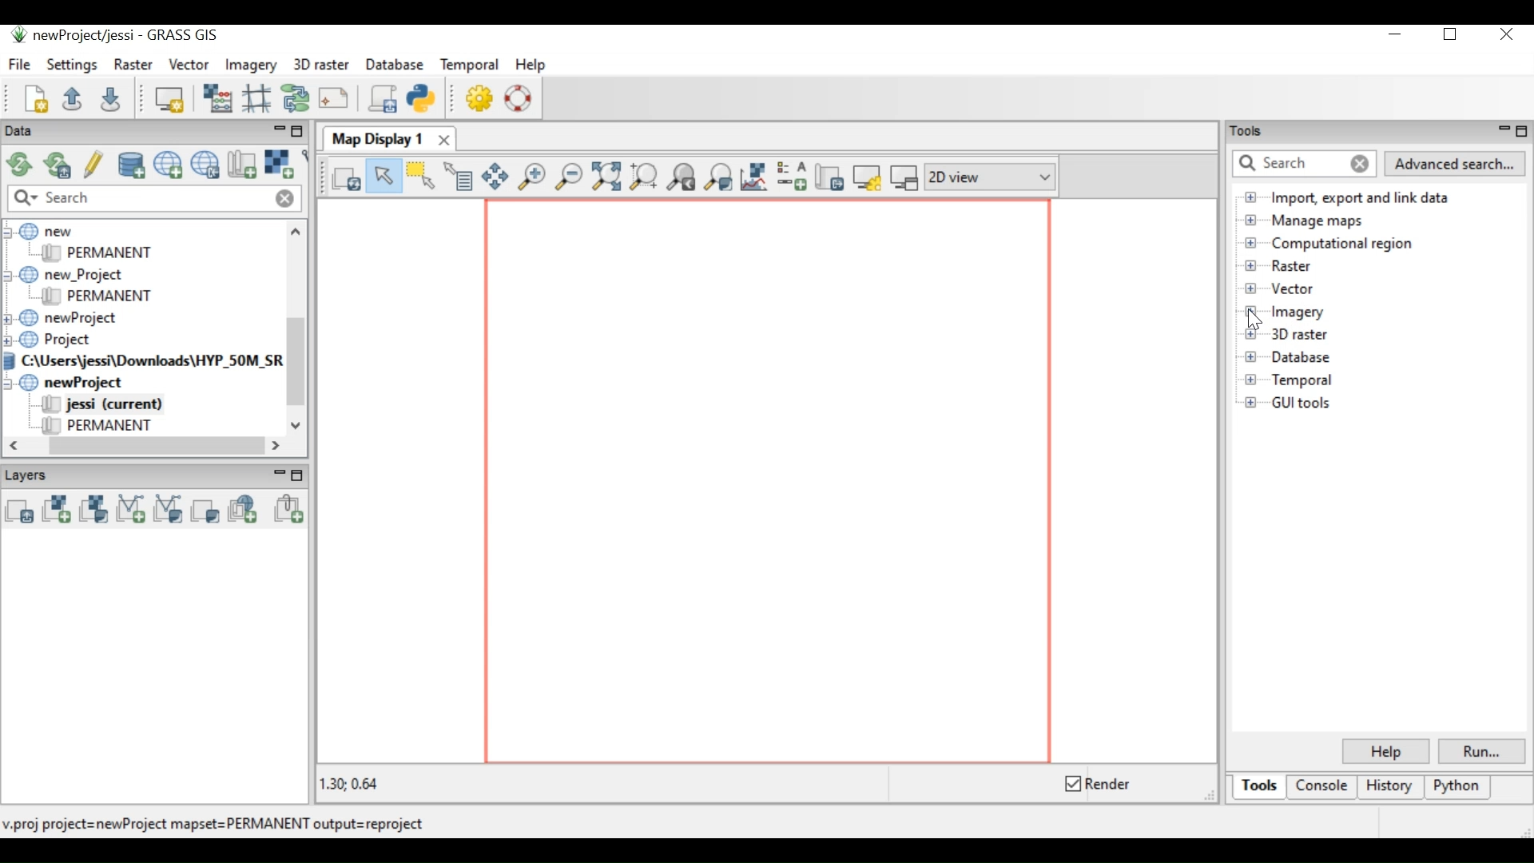 Image resolution: width=1534 pixels, height=863 pixels. What do you see at coordinates (867, 177) in the screenshot?
I see `Map Display setting` at bounding box center [867, 177].